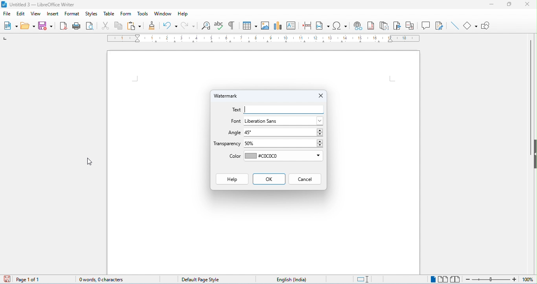 The image size is (537, 284). What do you see at coordinates (456, 279) in the screenshot?
I see `bookview` at bounding box center [456, 279].